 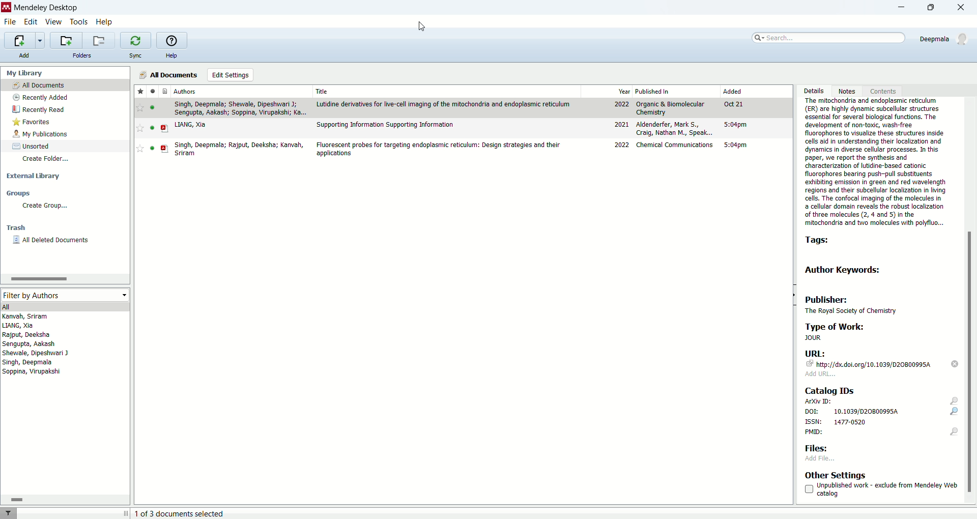 What do you see at coordinates (83, 55) in the screenshot?
I see `folders` at bounding box center [83, 55].